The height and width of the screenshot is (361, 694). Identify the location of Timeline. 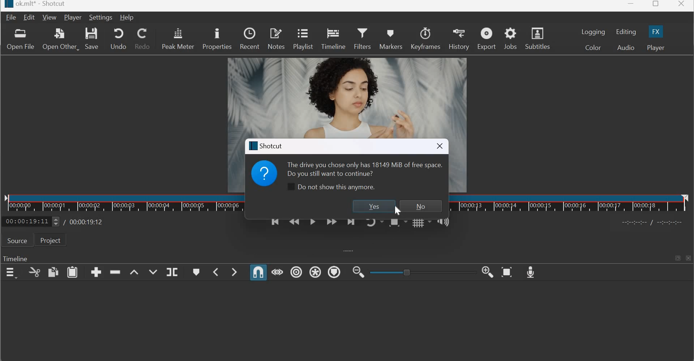
(119, 203).